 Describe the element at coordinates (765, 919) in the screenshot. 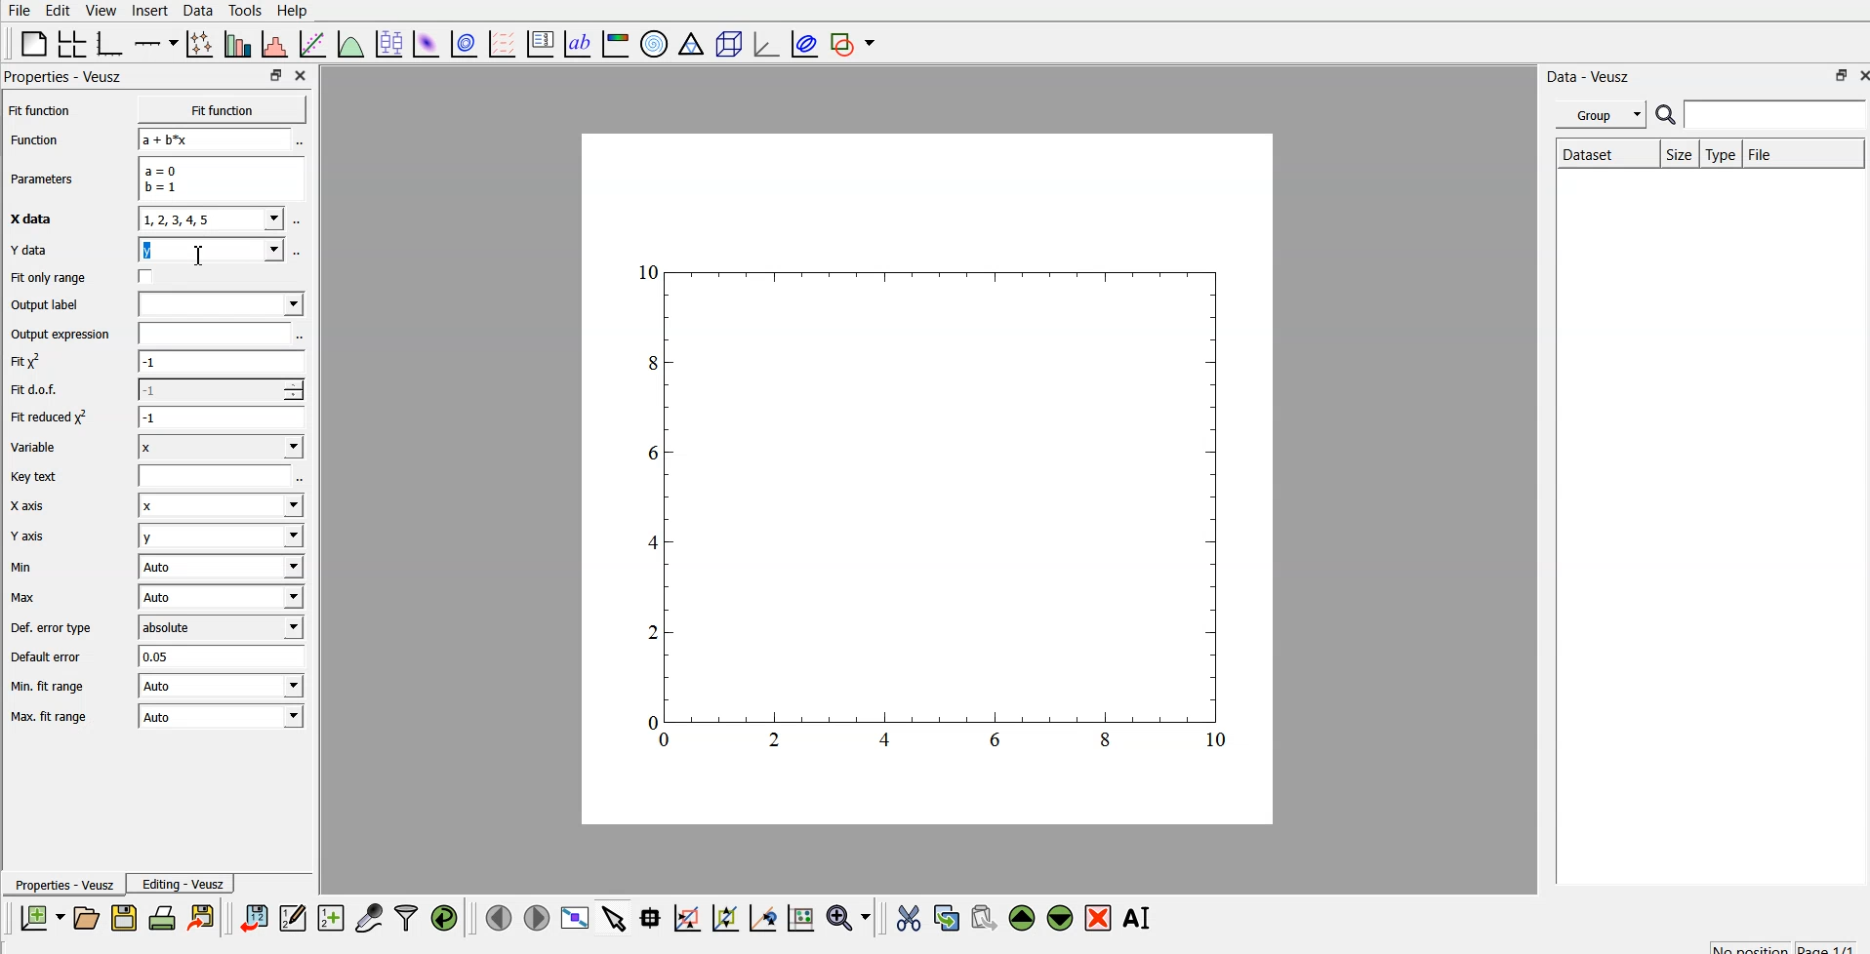

I see `click to recenter graph axes` at that location.